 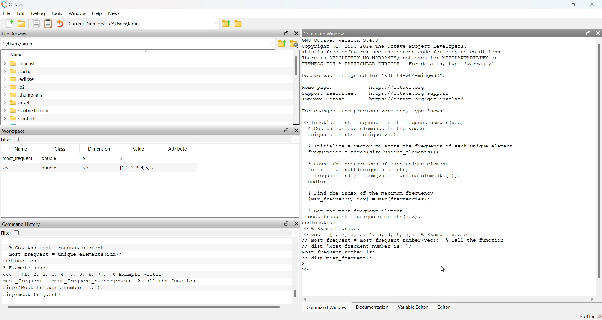 What do you see at coordinates (296, 224) in the screenshot?
I see `Hide Widget` at bounding box center [296, 224].